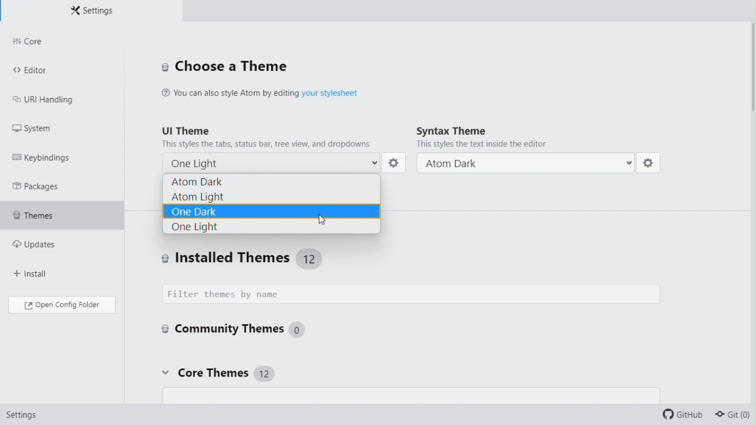 Image resolution: width=756 pixels, height=425 pixels. Describe the element at coordinates (734, 416) in the screenshot. I see `git` at that location.